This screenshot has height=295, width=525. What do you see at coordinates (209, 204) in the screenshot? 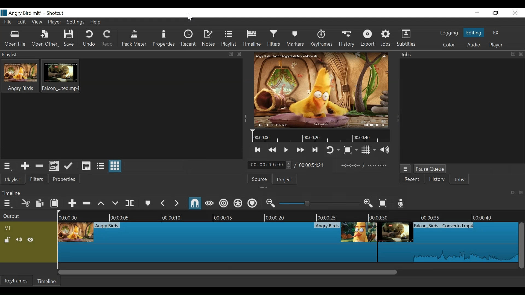
I see `Scrub while dragging` at bounding box center [209, 204].